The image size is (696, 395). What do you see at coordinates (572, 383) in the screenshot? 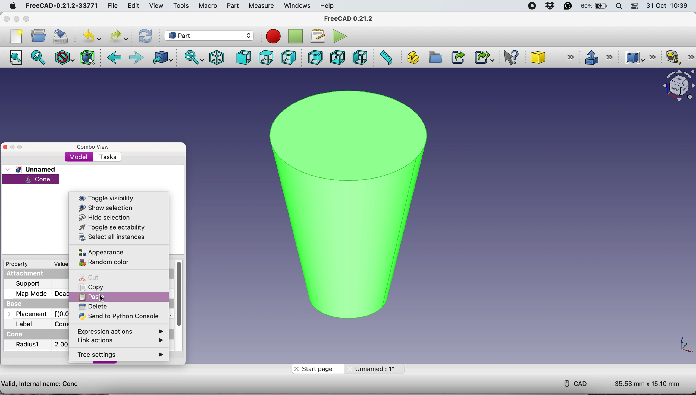
I see `cad` at bounding box center [572, 383].